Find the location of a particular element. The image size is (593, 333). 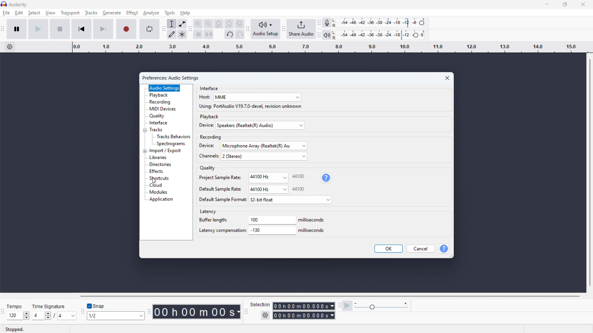

Indicates device options is located at coordinates (207, 125).